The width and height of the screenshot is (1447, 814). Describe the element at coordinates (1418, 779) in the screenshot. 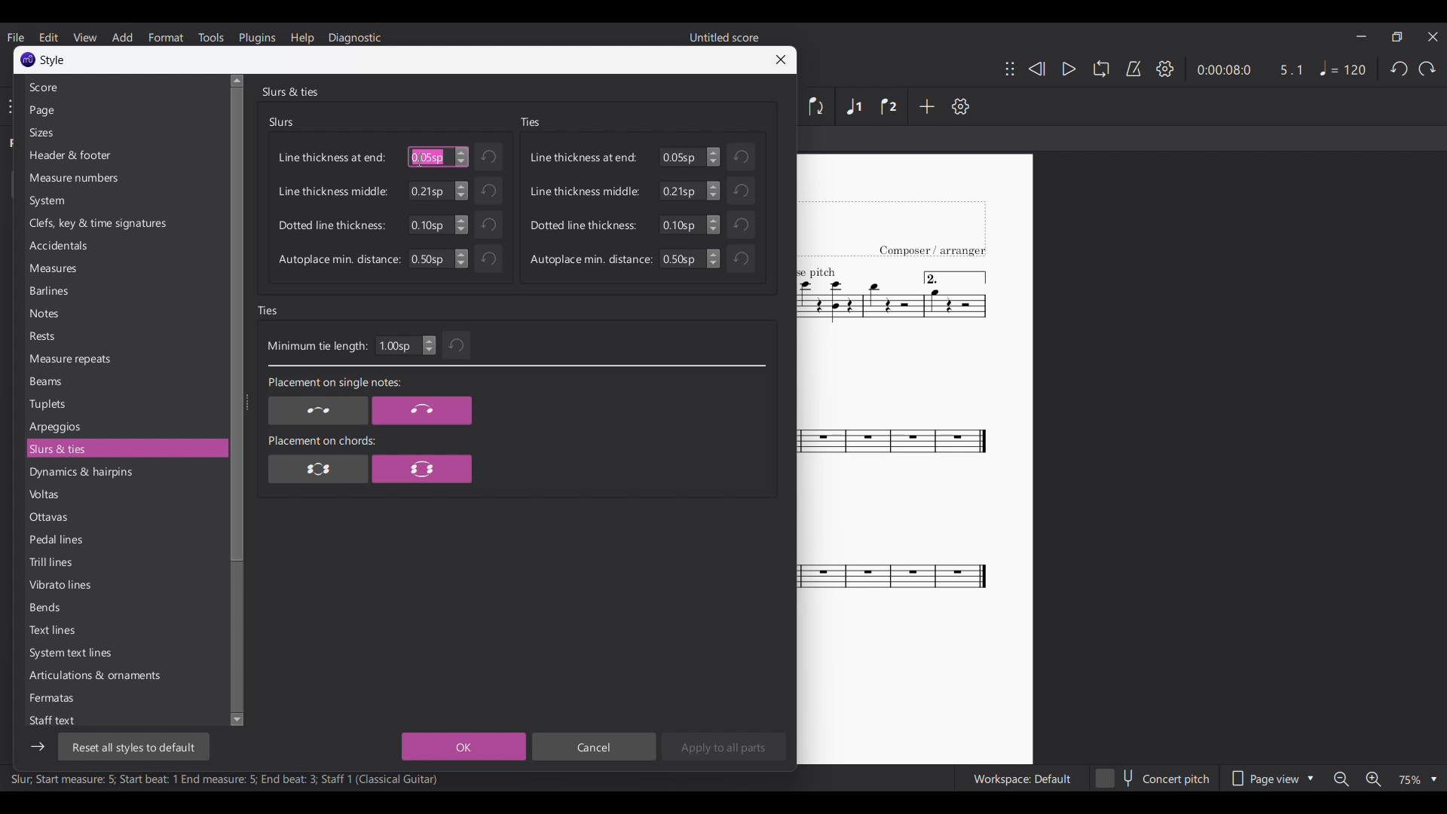

I see `Zoom options` at that location.